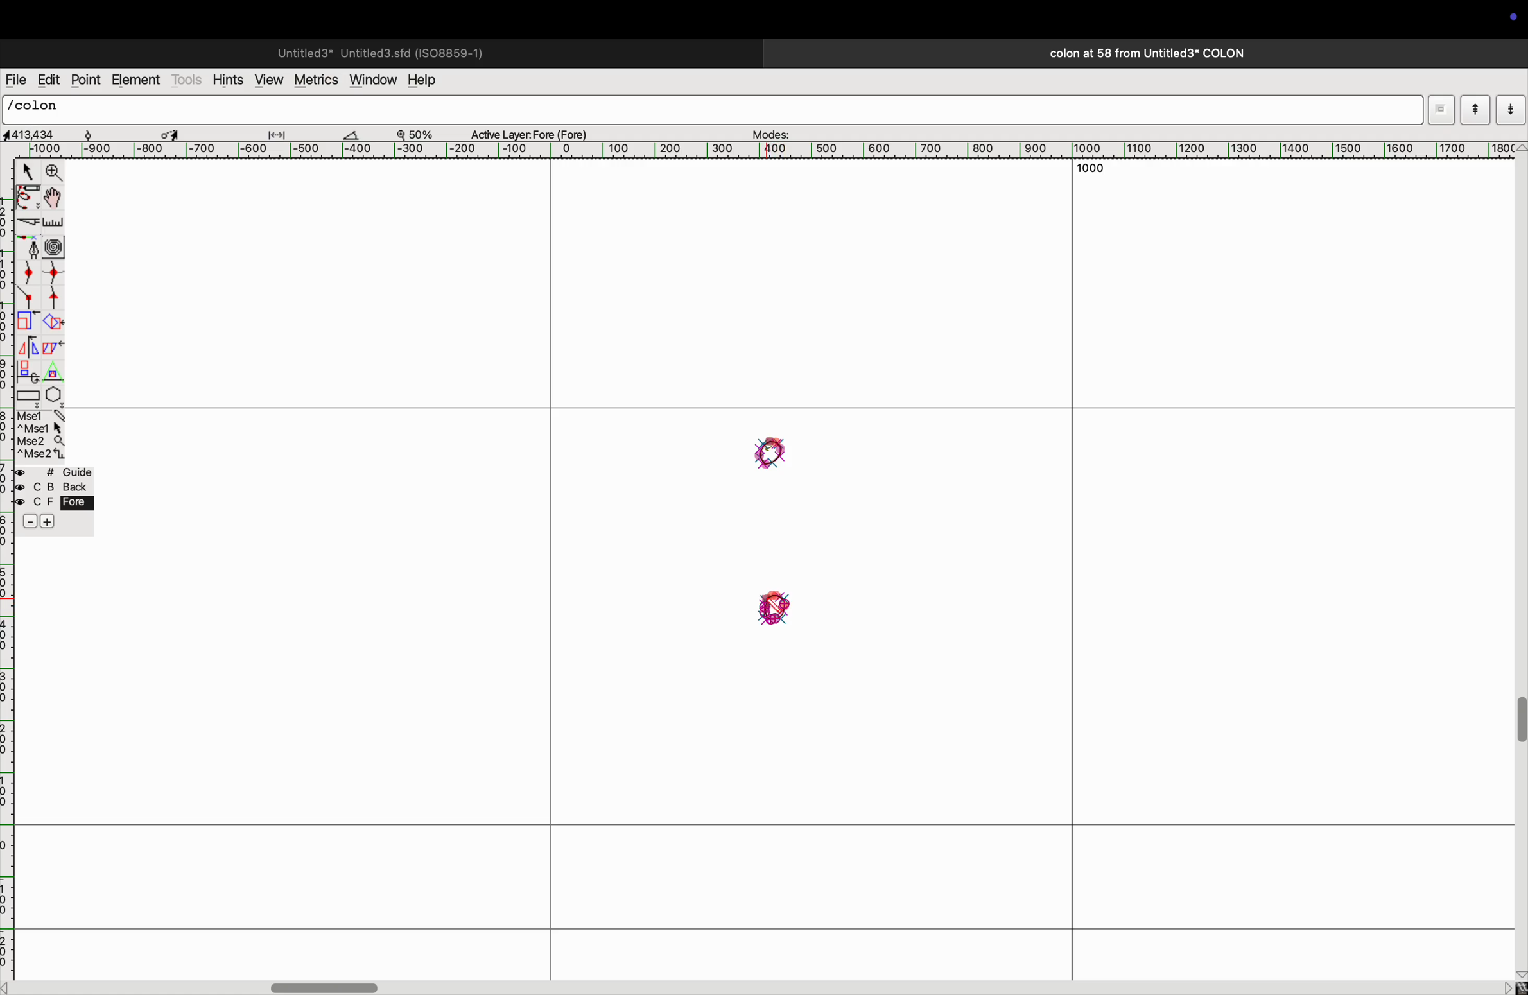 The height and width of the screenshot is (995, 1528). Describe the element at coordinates (43, 285) in the screenshot. I see `spline` at that location.